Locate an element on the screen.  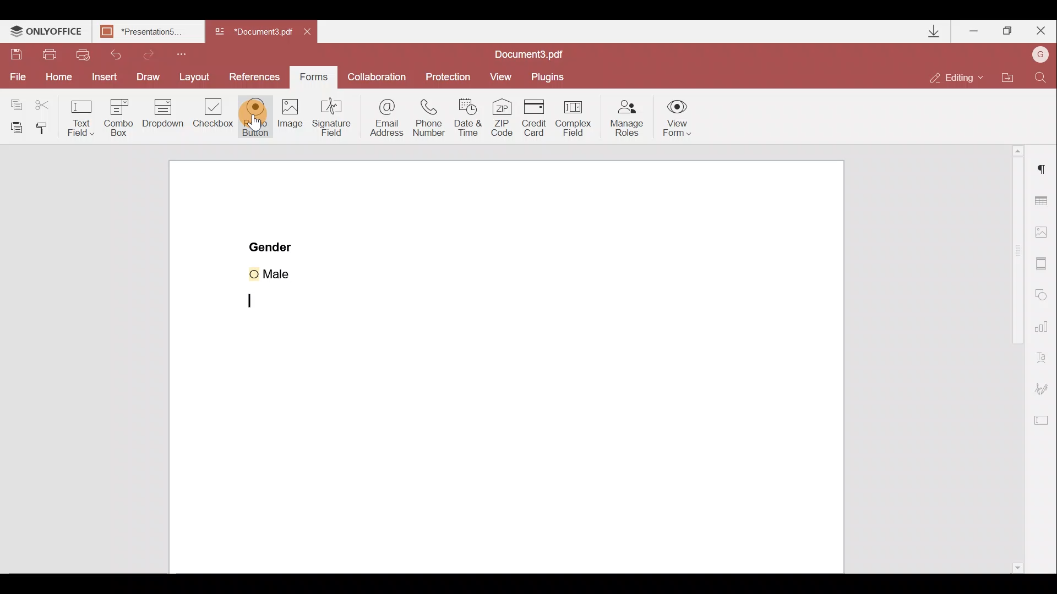
Date & time is located at coordinates (472, 119).